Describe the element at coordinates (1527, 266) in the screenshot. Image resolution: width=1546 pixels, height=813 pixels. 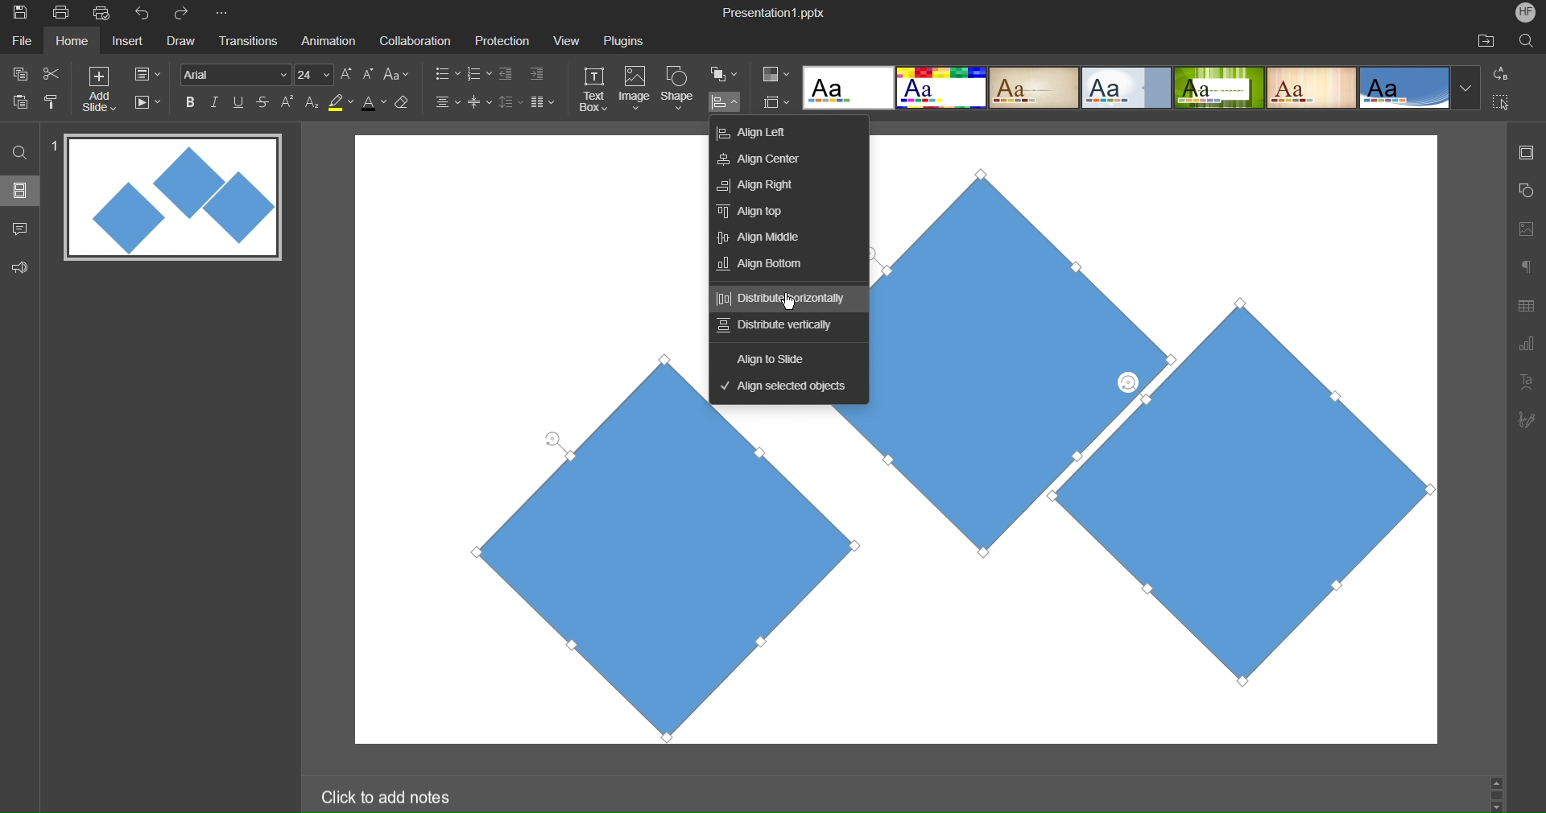
I see `Paragraph Settings` at that location.